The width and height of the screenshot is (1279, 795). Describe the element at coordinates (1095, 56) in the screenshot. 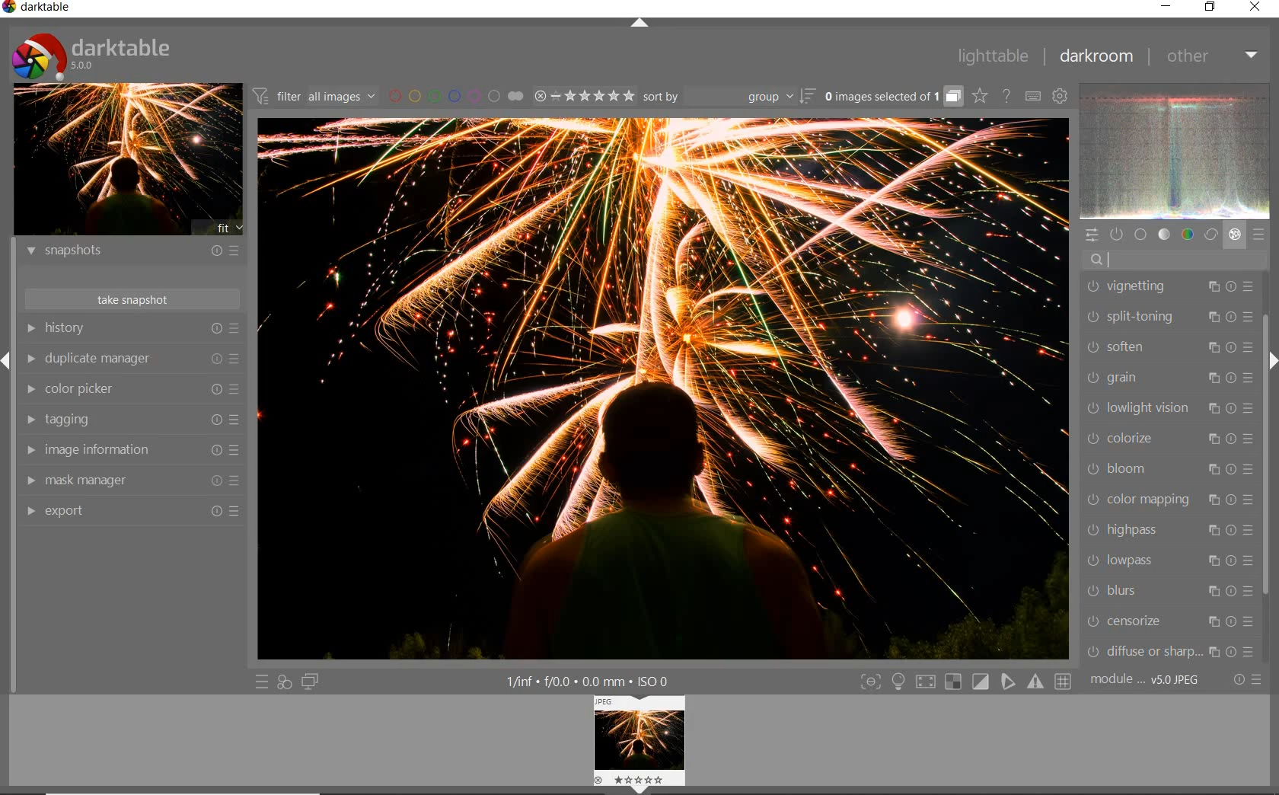

I see `darkroom` at that location.